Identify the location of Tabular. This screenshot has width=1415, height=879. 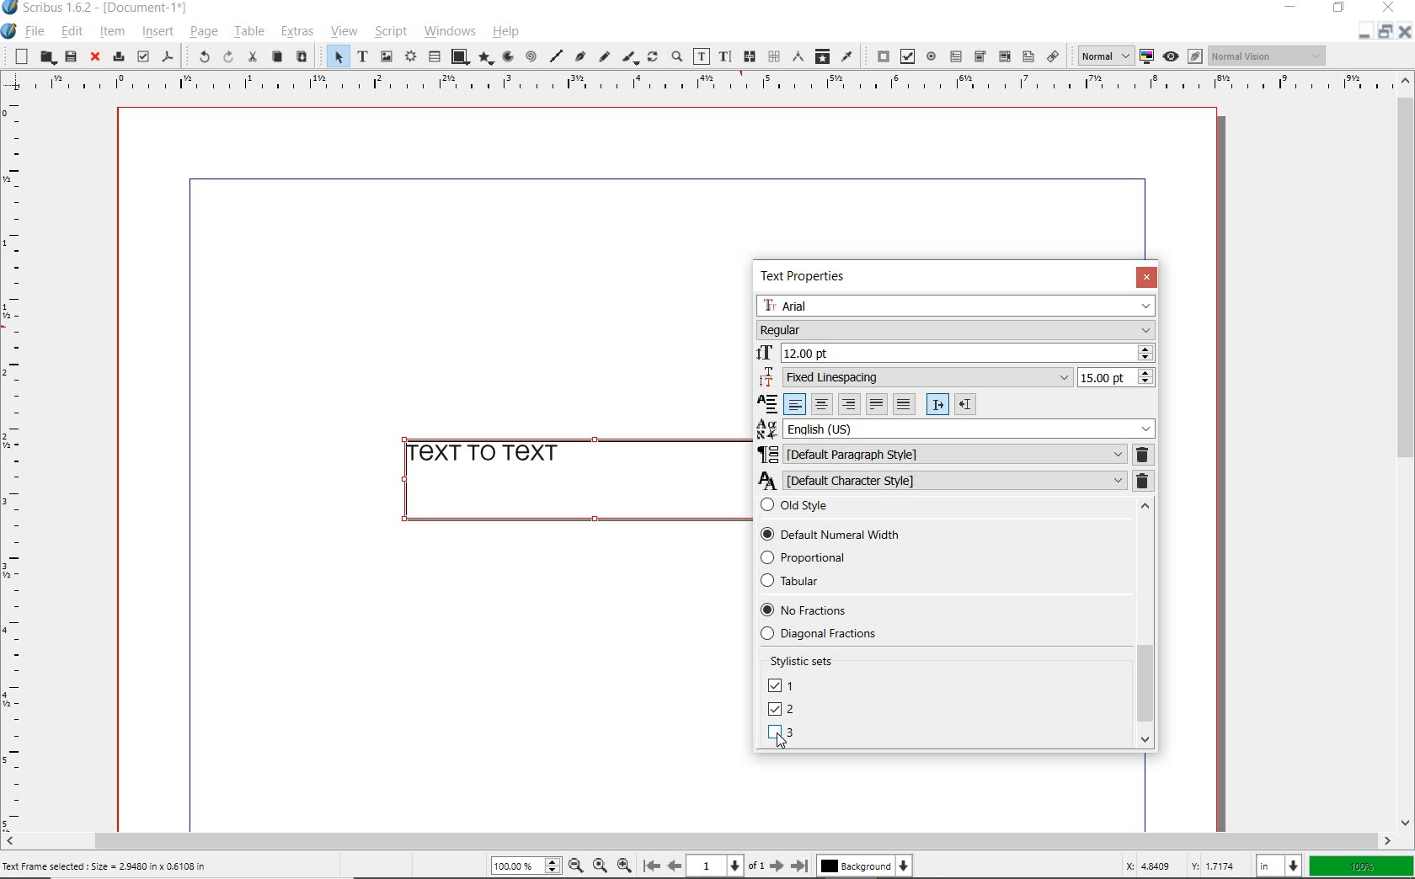
(812, 581).